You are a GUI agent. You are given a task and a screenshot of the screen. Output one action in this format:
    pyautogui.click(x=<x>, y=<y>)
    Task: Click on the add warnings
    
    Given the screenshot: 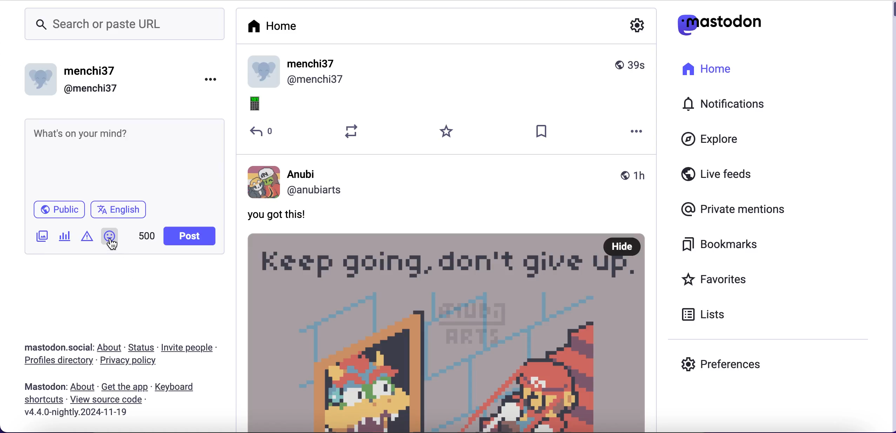 What is the action you would take?
    pyautogui.click(x=88, y=239)
    